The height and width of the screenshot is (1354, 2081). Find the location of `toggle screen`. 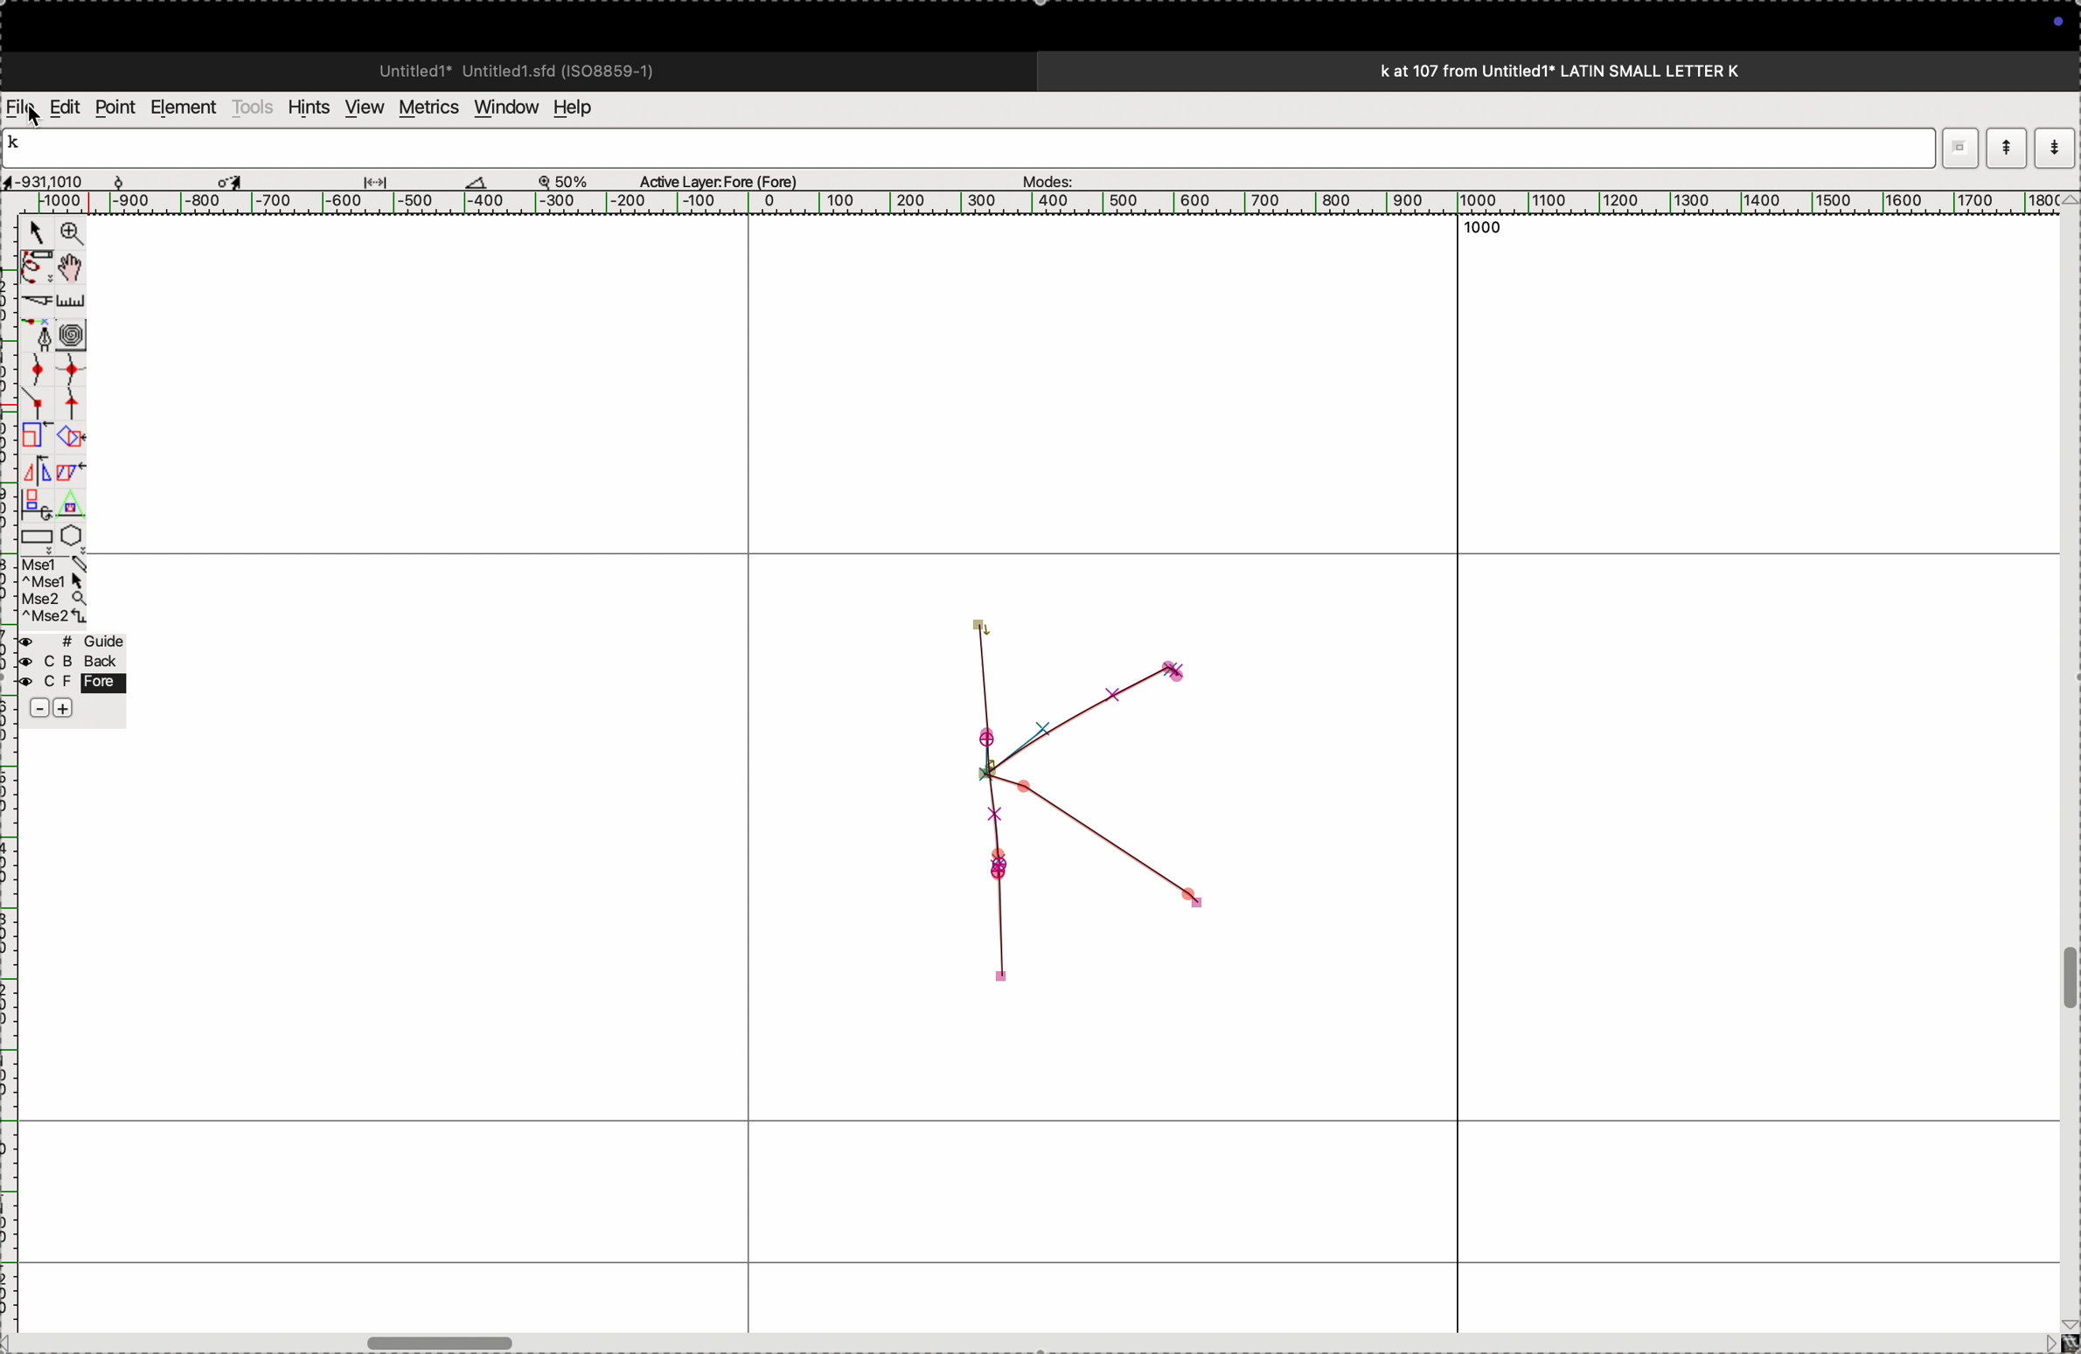

toggle screen is located at coordinates (444, 1341).